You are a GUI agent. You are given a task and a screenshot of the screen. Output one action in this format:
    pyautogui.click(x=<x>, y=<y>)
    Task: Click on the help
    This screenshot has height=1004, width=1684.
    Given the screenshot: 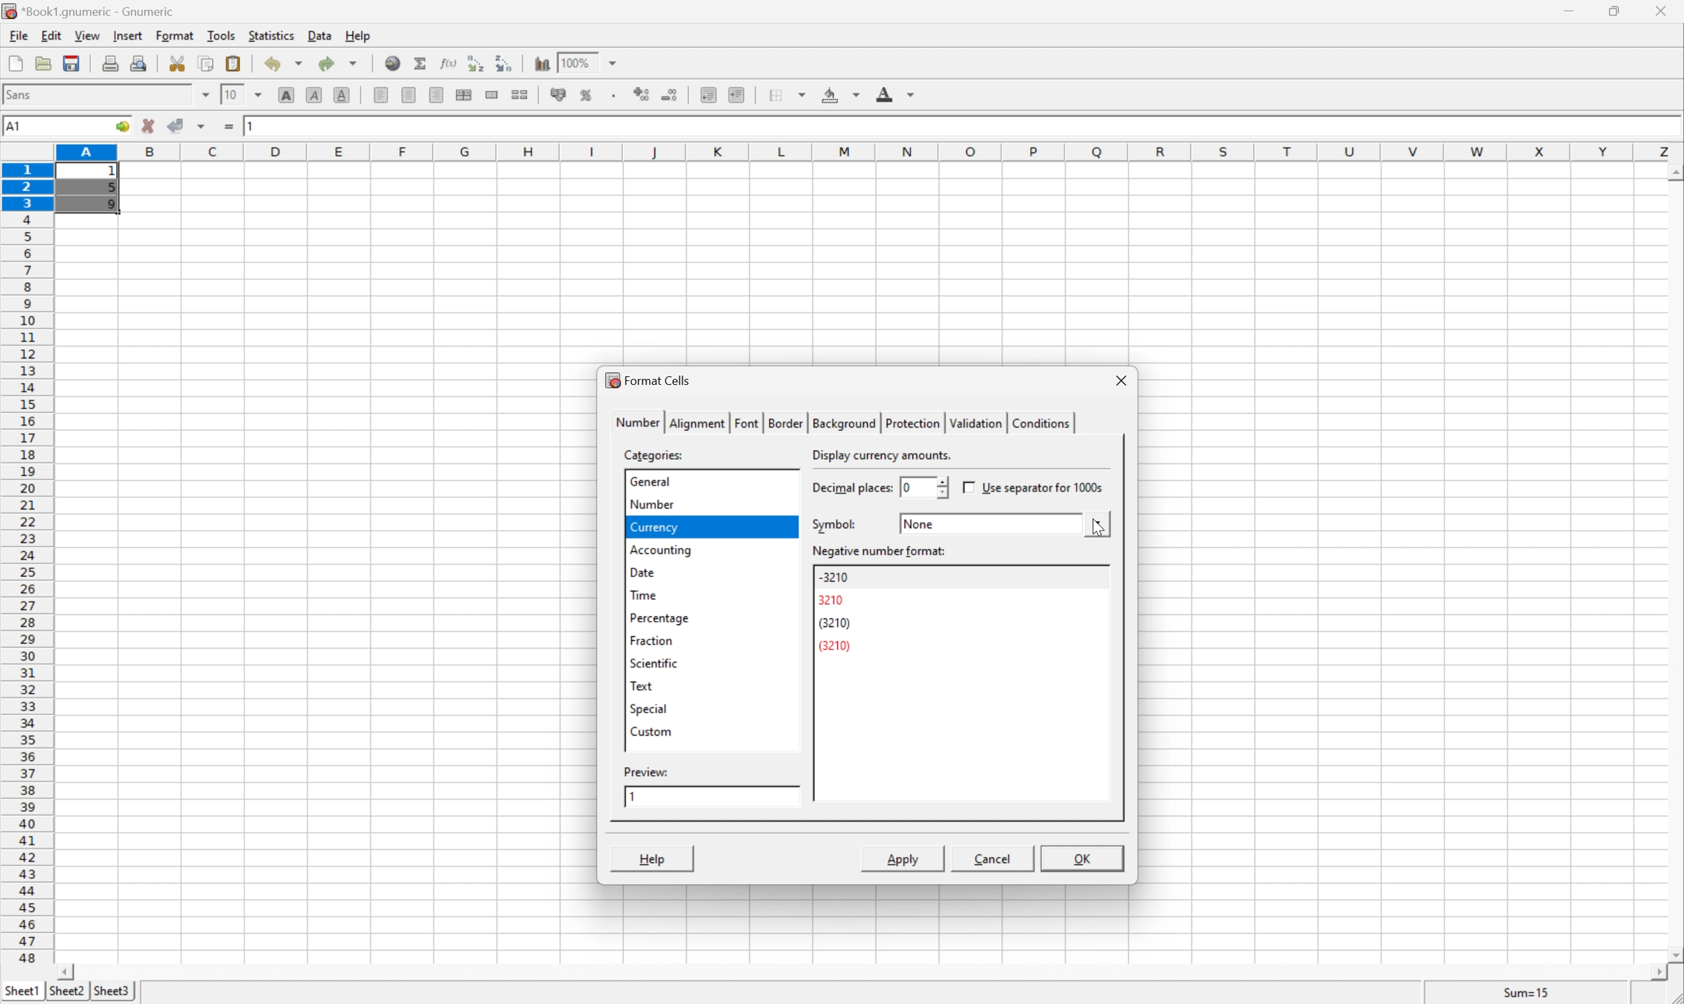 What is the action you would take?
    pyautogui.click(x=359, y=35)
    